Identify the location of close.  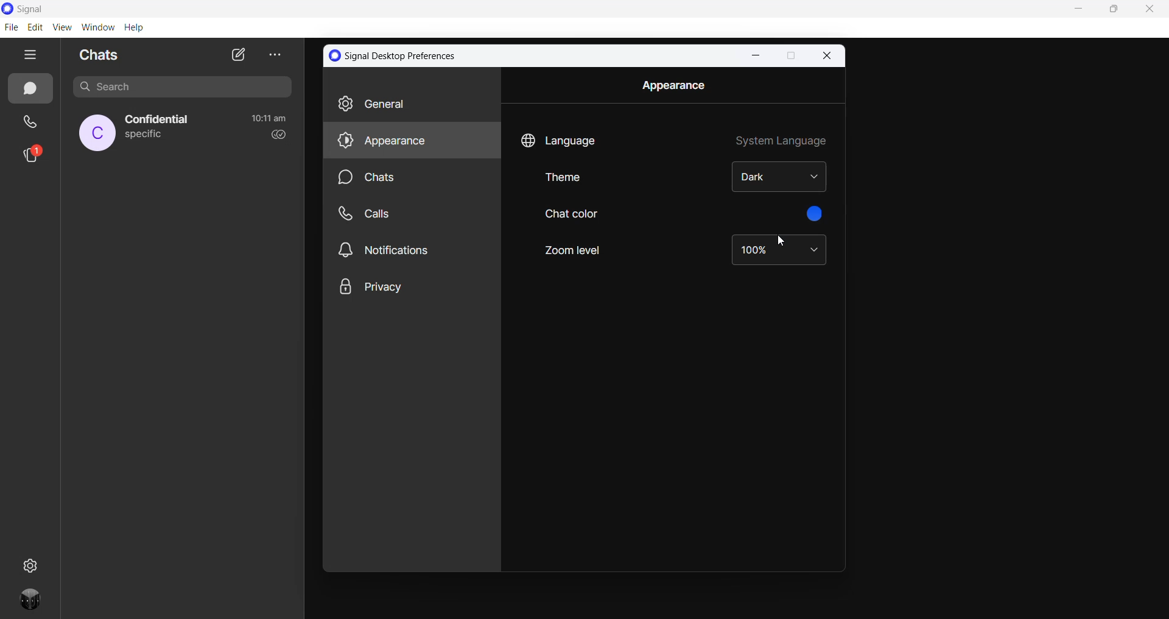
(1149, 11).